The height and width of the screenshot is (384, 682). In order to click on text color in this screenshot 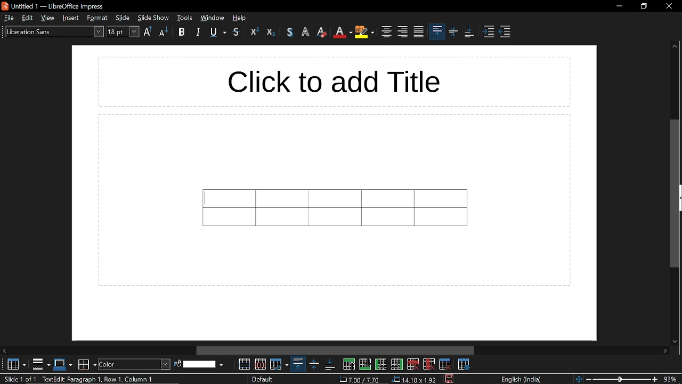, I will do `click(343, 33)`.